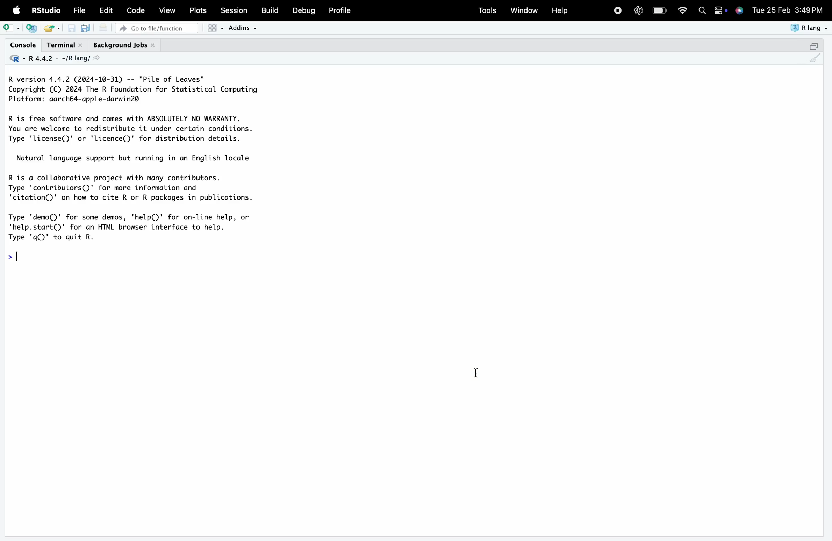 The height and width of the screenshot is (541, 832). What do you see at coordinates (524, 9) in the screenshot?
I see `Window` at bounding box center [524, 9].